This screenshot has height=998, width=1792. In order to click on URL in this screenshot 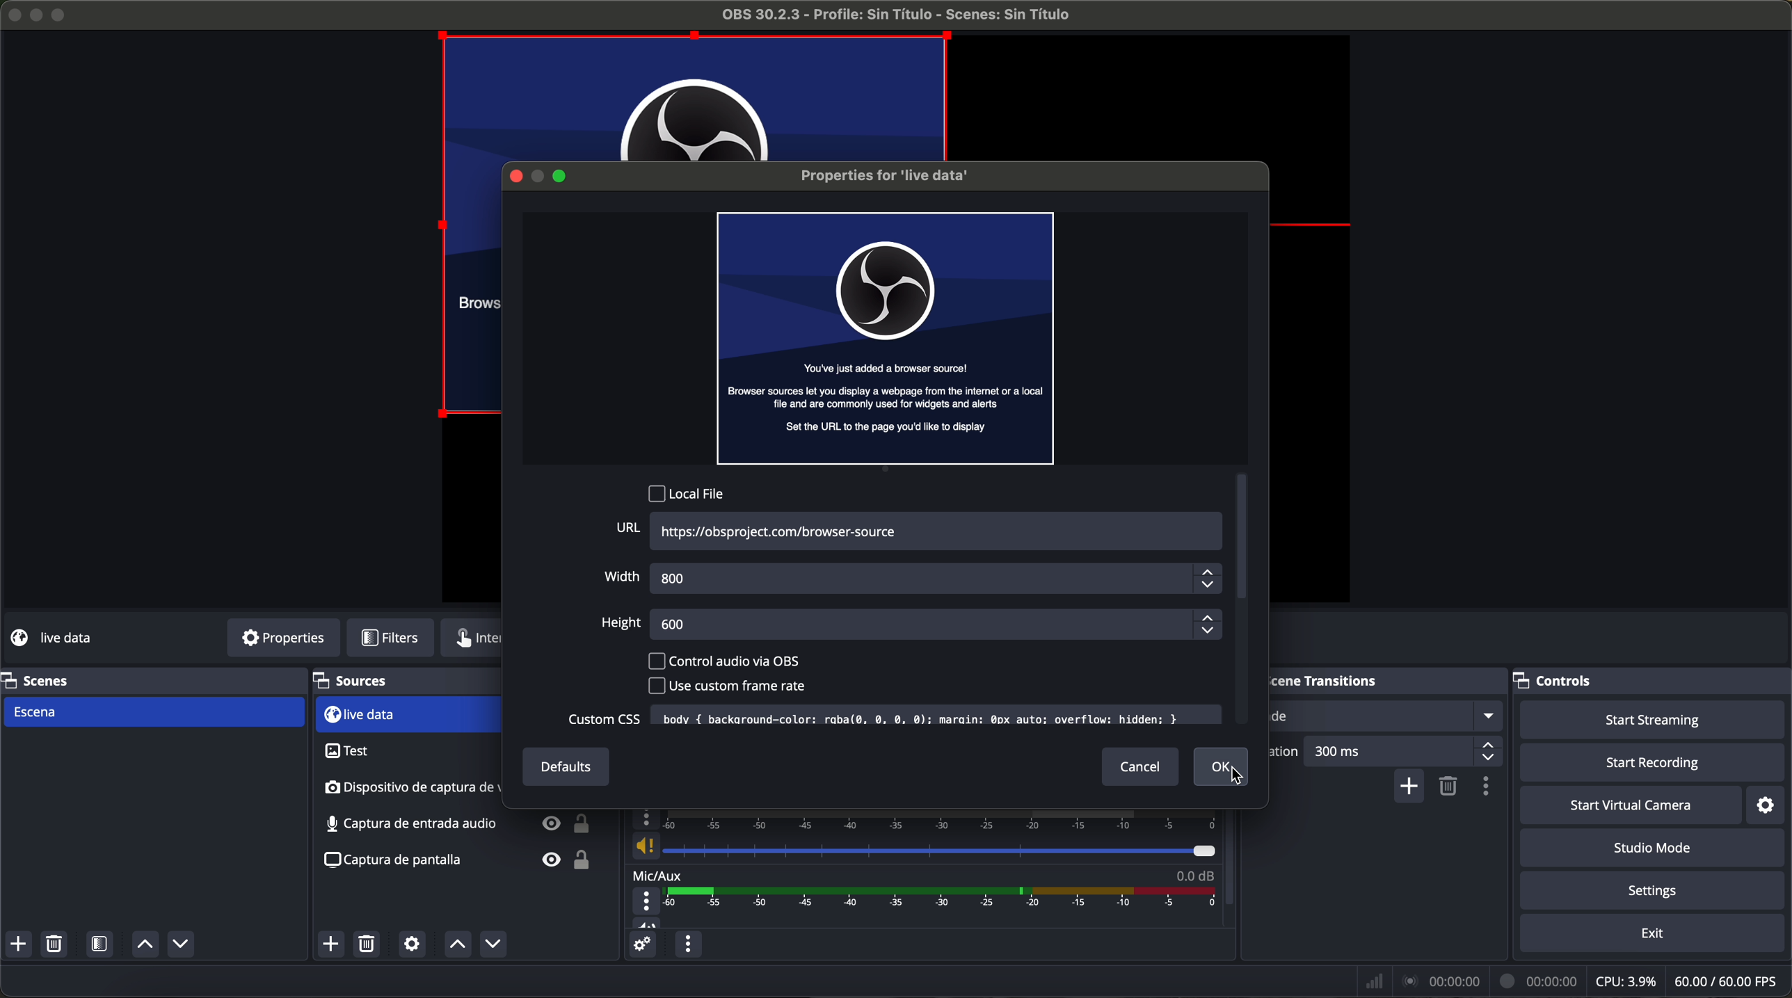, I will do `click(625, 528)`.